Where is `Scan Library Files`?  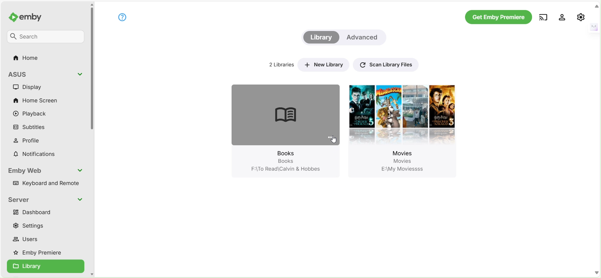 Scan Library Files is located at coordinates (385, 64).